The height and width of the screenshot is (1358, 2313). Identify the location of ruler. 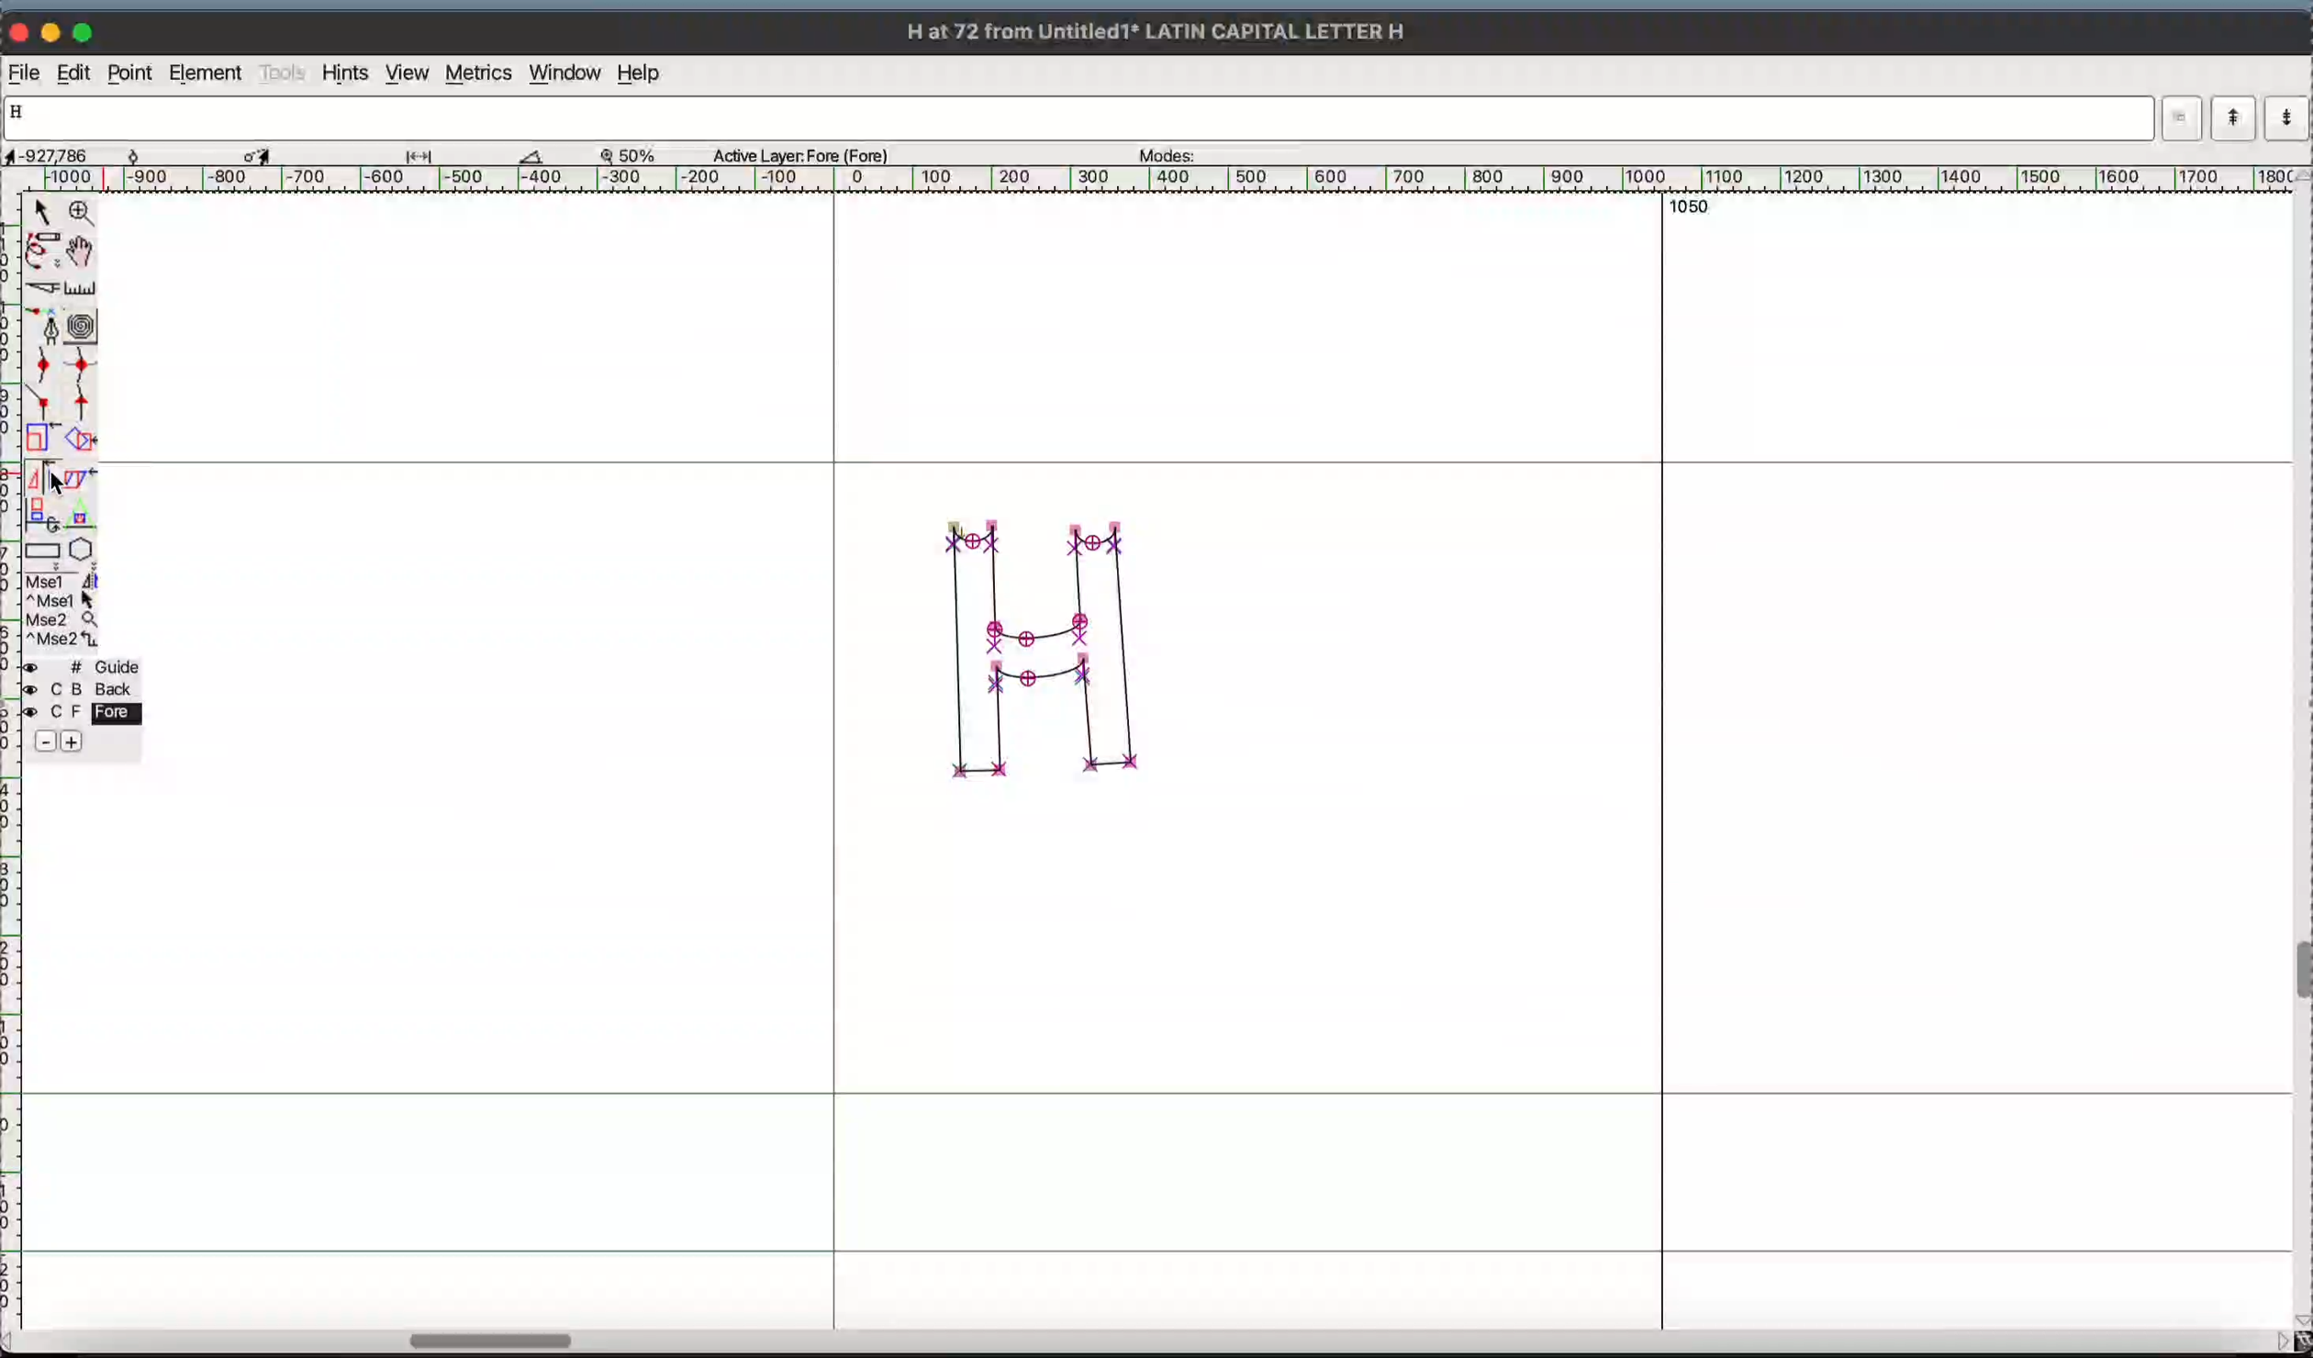
(1173, 179).